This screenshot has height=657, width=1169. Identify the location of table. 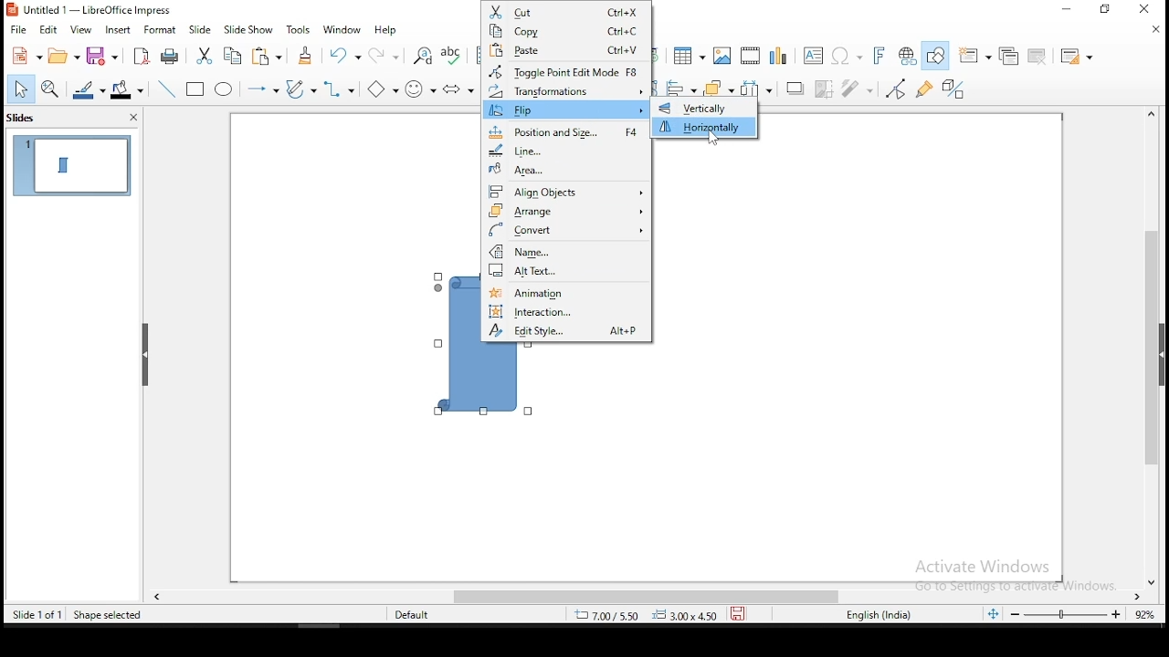
(689, 55).